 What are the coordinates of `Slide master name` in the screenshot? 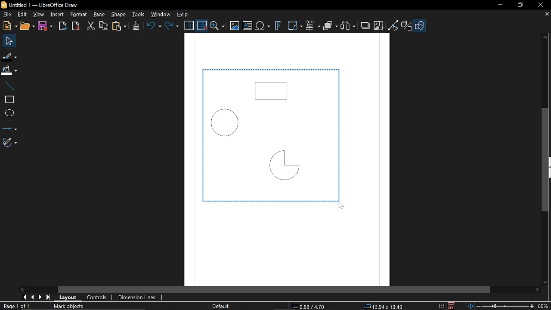 It's located at (220, 306).